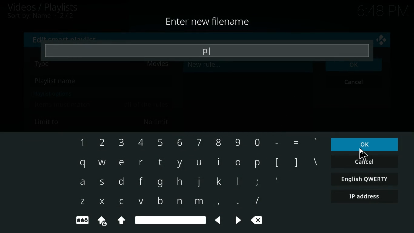  I want to click on z, so click(82, 202).